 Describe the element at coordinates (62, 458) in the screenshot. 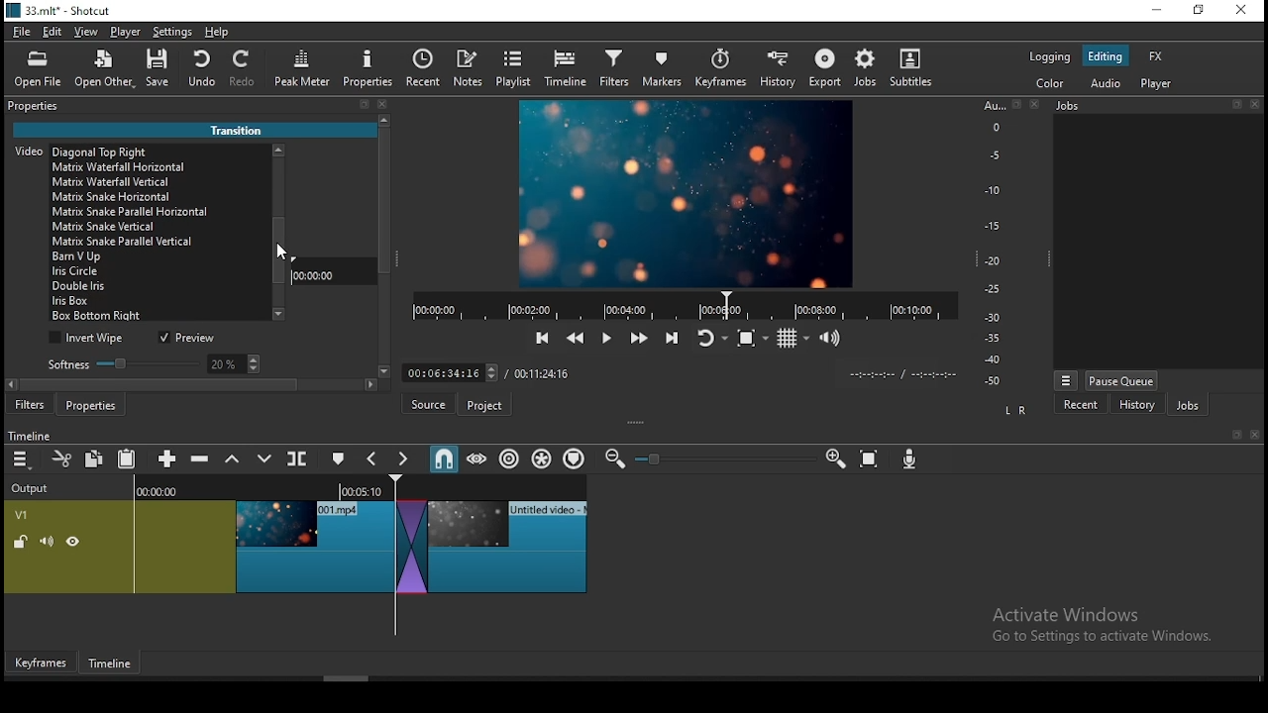

I see `cut` at that location.